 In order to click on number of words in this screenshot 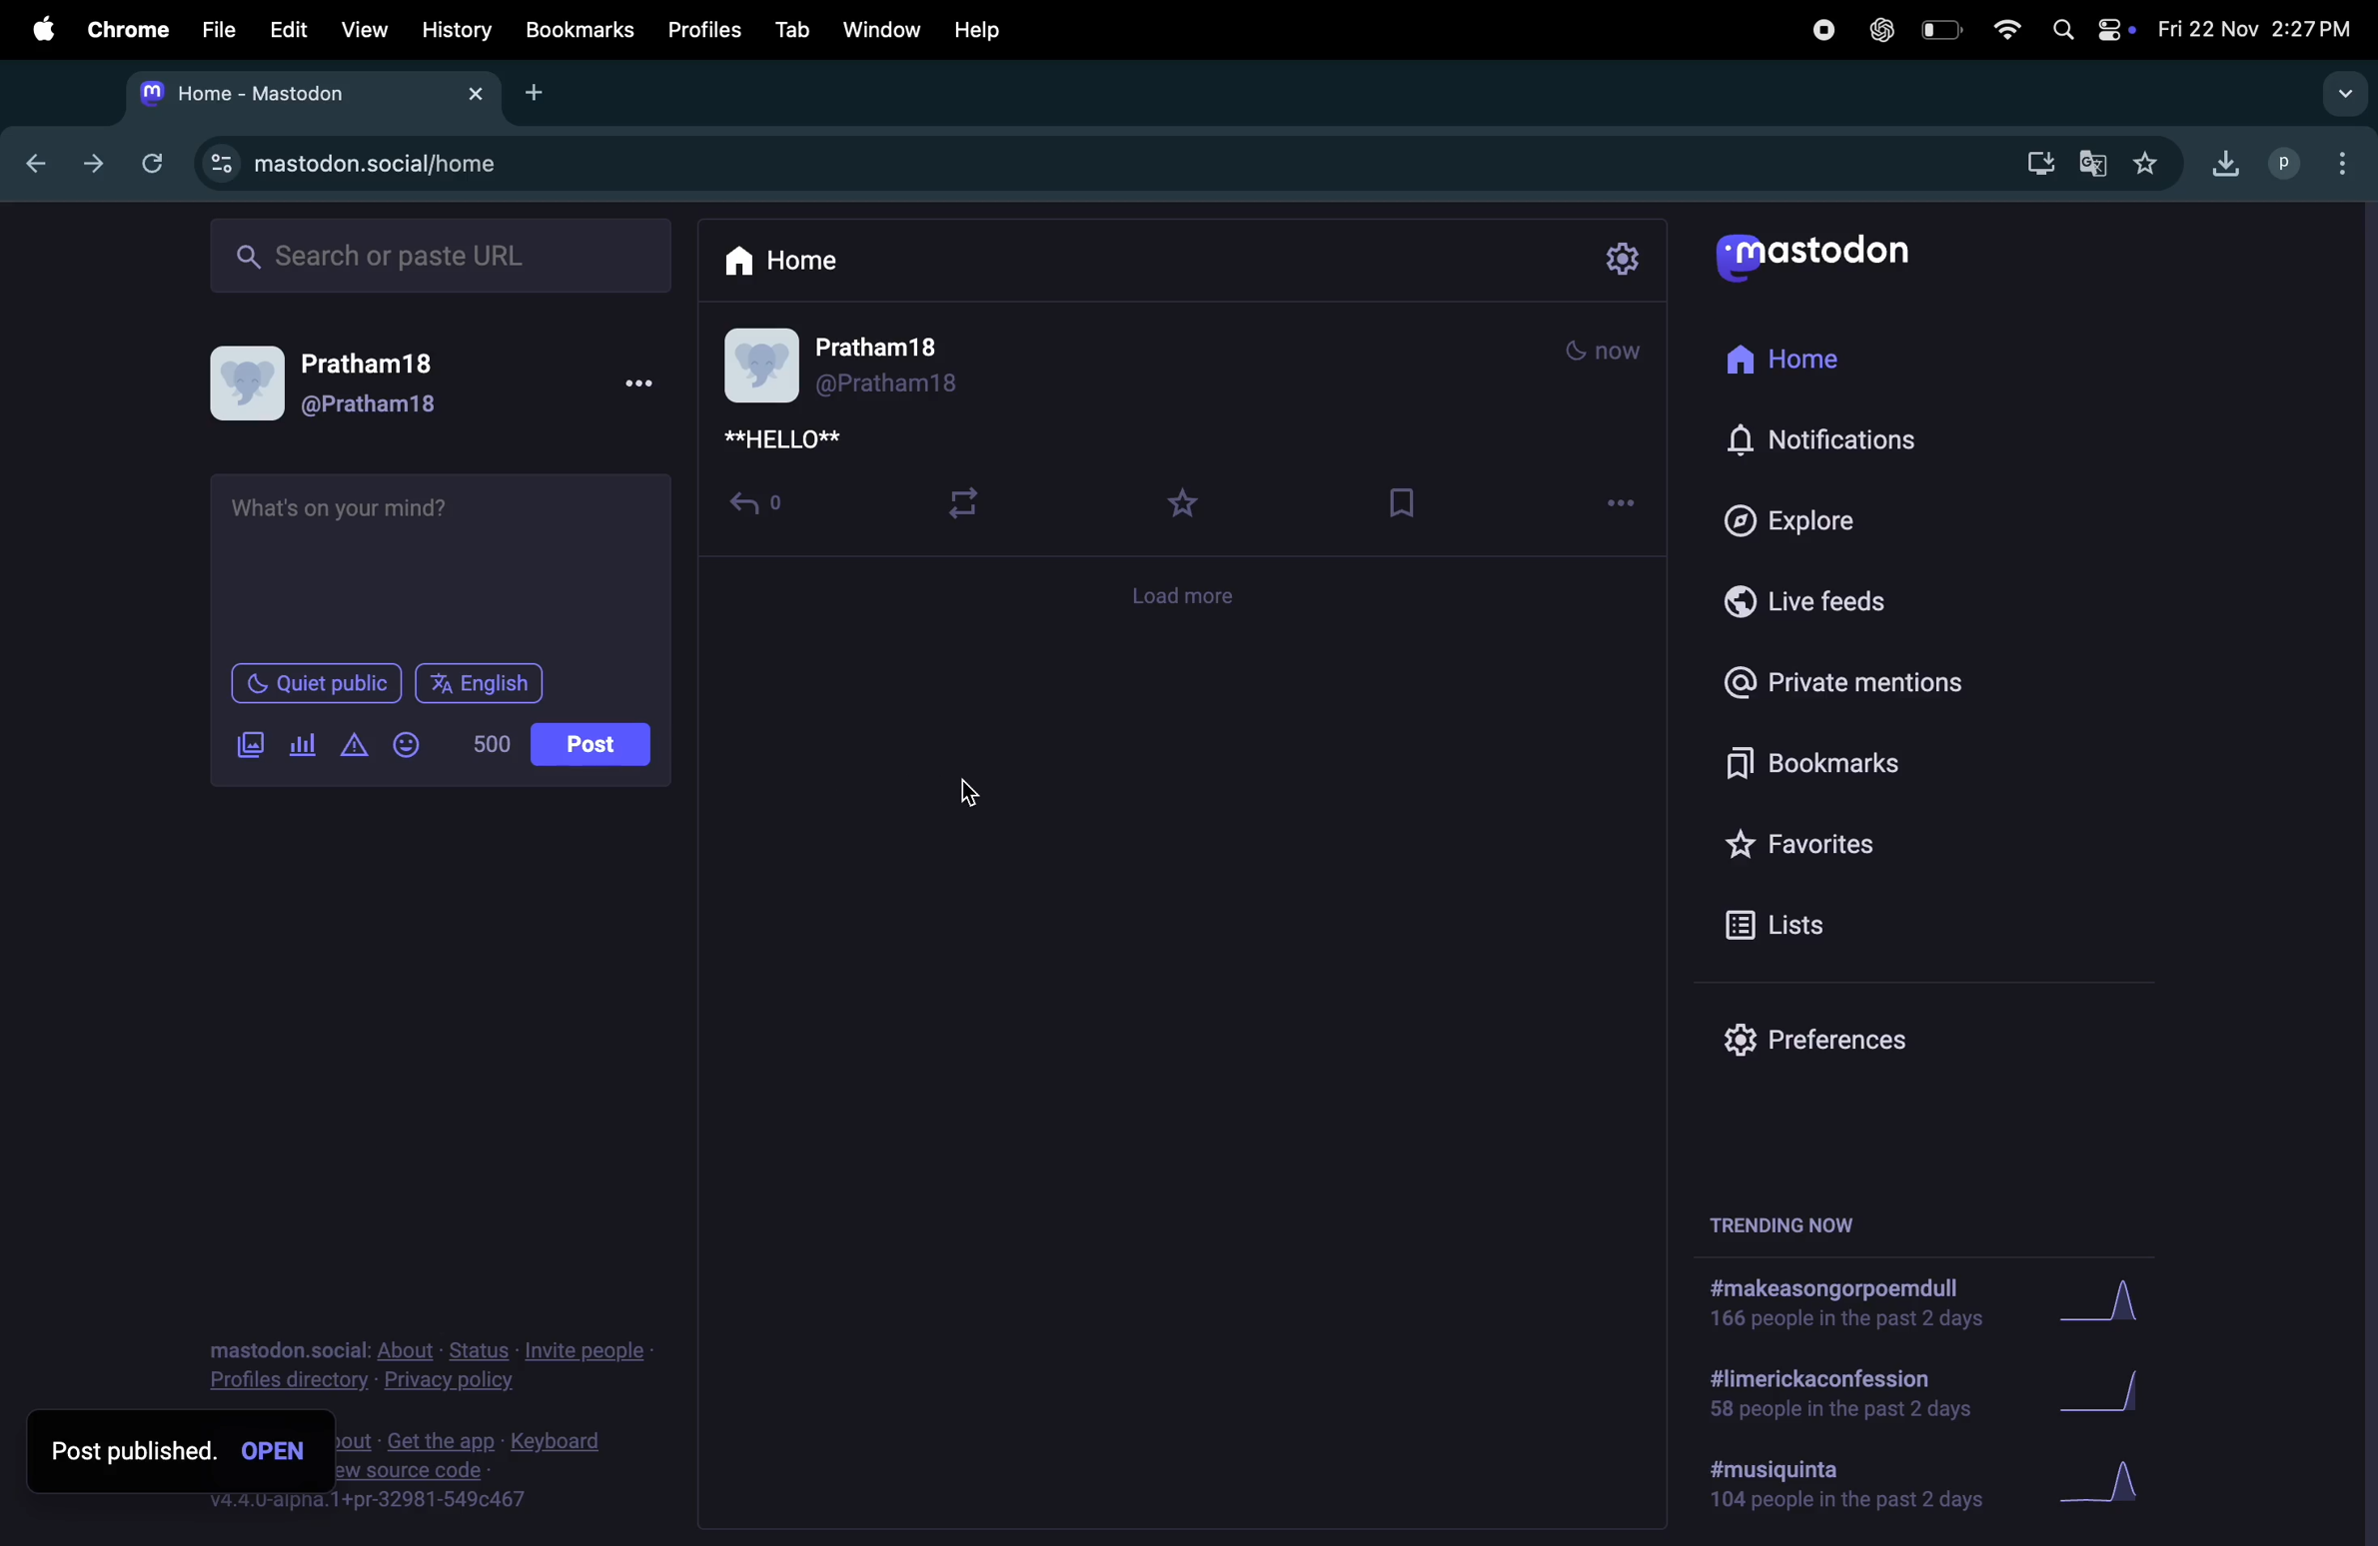, I will do `click(482, 745)`.